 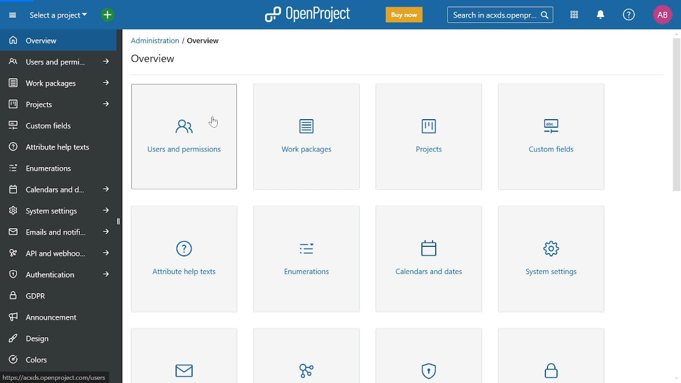 I want to click on overview, so click(x=157, y=59).